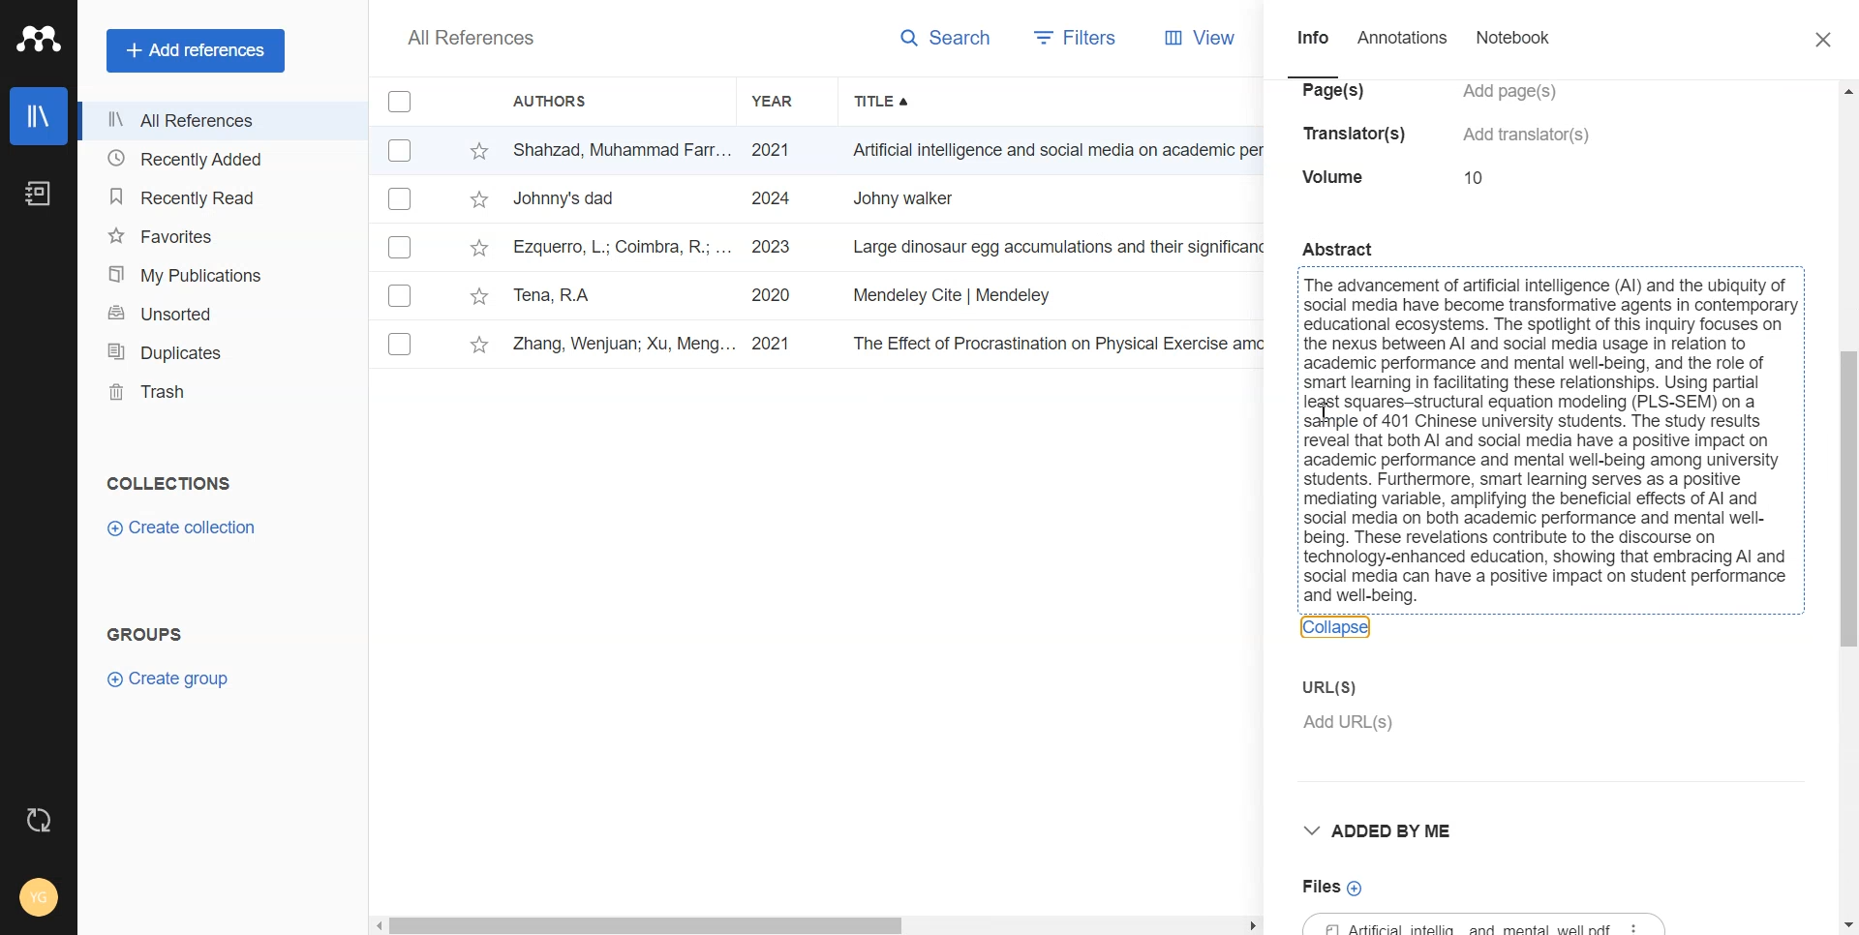  What do you see at coordinates (787, 103) in the screenshot?
I see `Year` at bounding box center [787, 103].